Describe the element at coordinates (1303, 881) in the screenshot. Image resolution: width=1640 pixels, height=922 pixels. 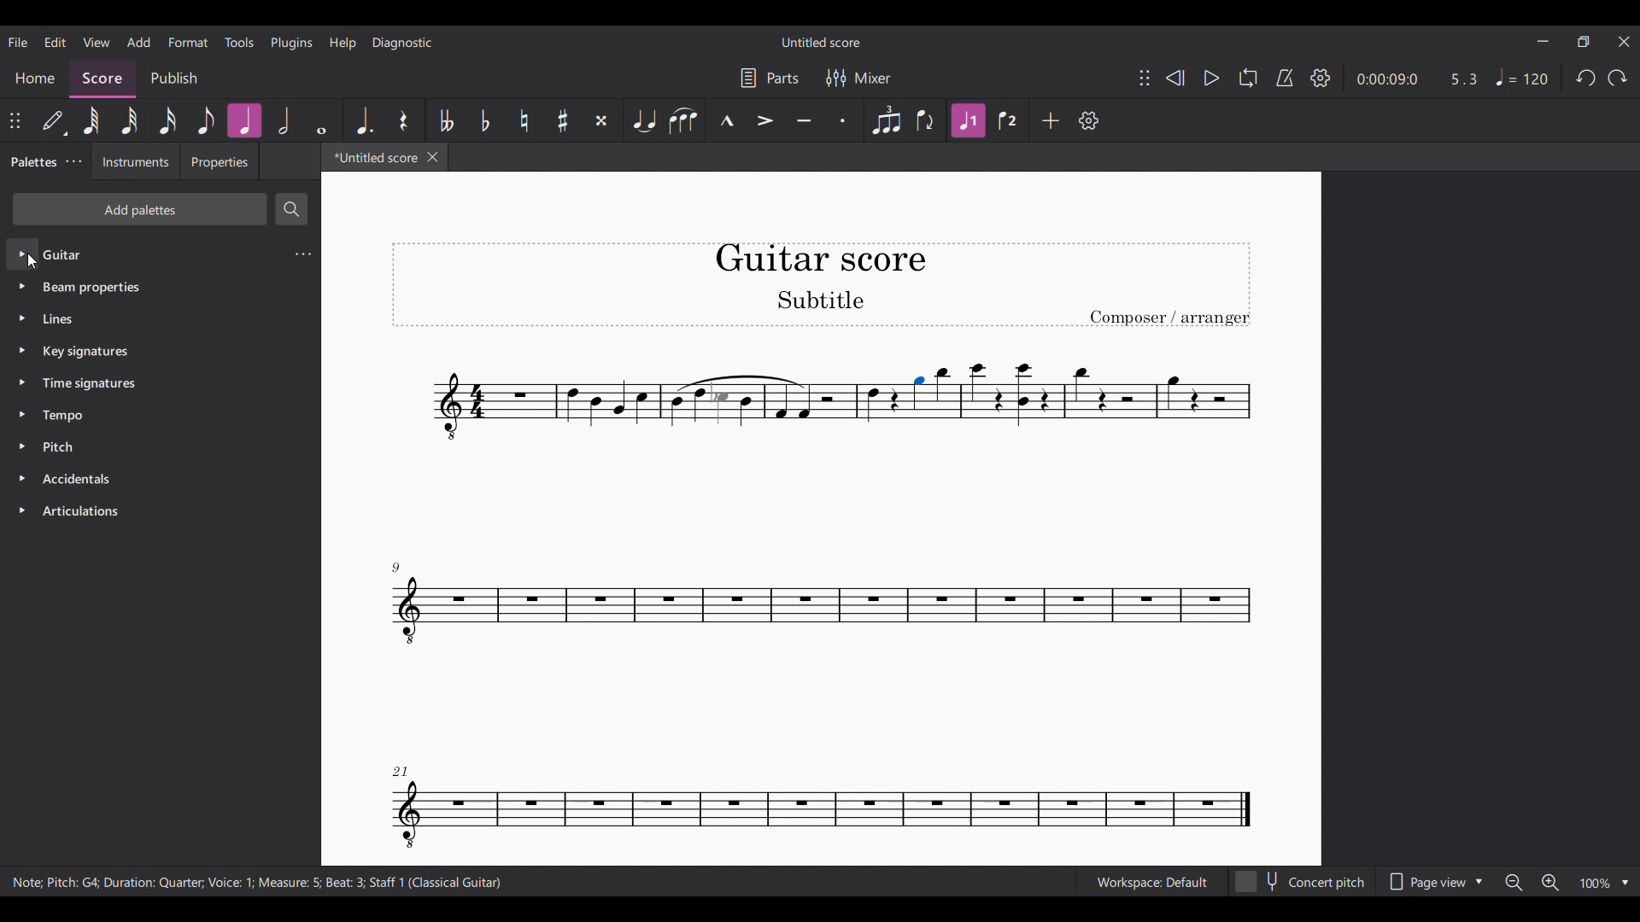
I see `Concert pitch toggle` at that location.